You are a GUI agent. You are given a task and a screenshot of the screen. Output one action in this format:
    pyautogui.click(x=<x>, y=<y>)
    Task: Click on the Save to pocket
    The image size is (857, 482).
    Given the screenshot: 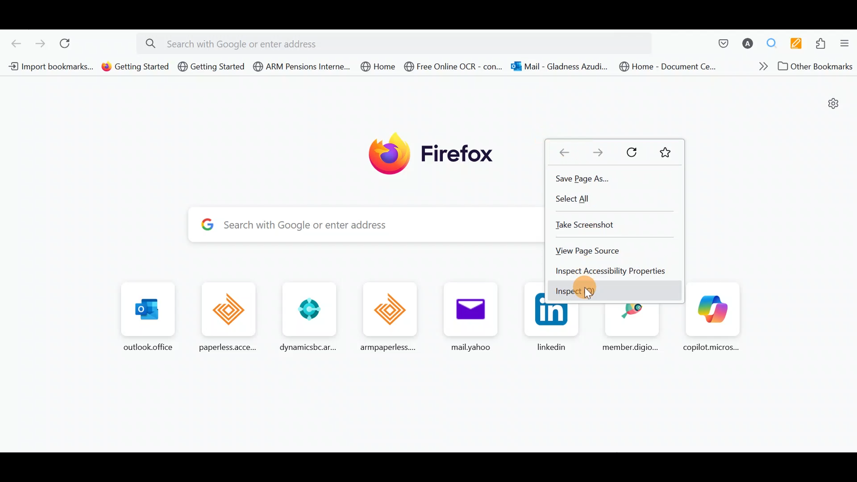 What is the action you would take?
    pyautogui.click(x=719, y=43)
    